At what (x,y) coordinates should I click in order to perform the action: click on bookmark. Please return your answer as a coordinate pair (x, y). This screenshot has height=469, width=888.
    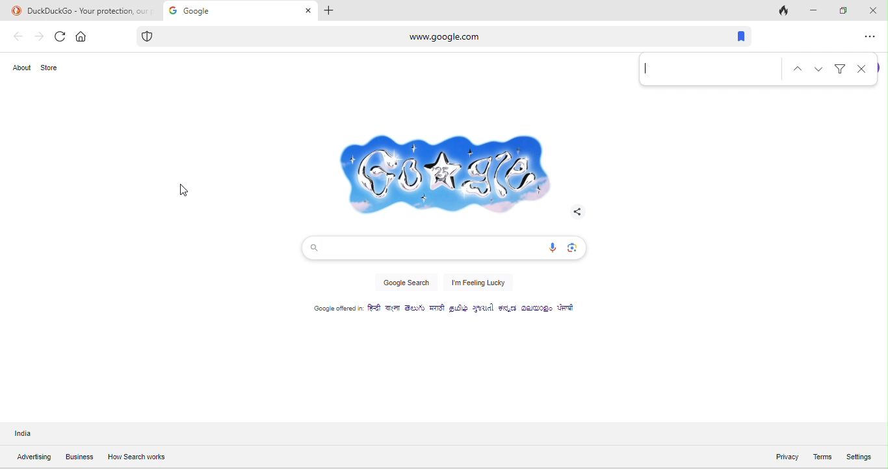
    Looking at the image, I should click on (737, 36).